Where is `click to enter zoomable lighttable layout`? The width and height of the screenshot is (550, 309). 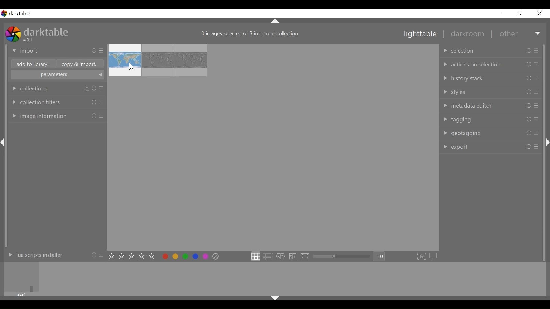
click to enter zoomable lighttable layout is located at coordinates (268, 256).